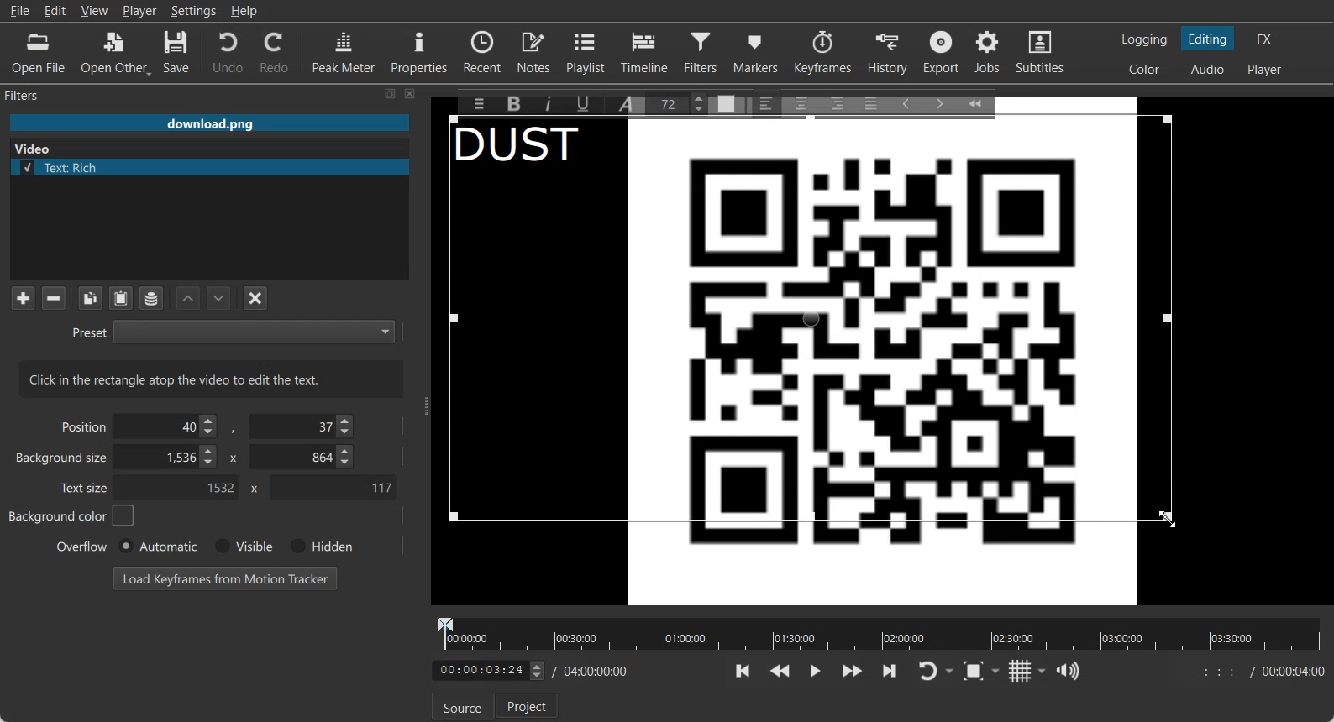  Describe the element at coordinates (703, 51) in the screenshot. I see `Filters` at that location.